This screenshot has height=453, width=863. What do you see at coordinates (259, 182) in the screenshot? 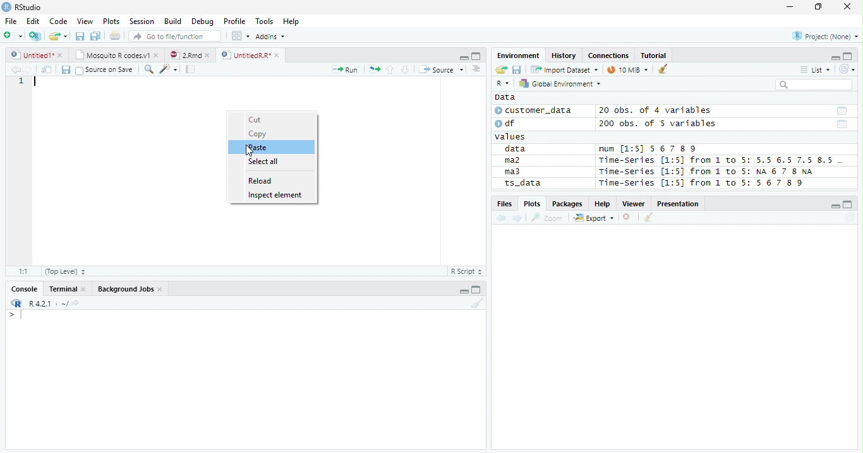
I see `Reload` at bounding box center [259, 182].